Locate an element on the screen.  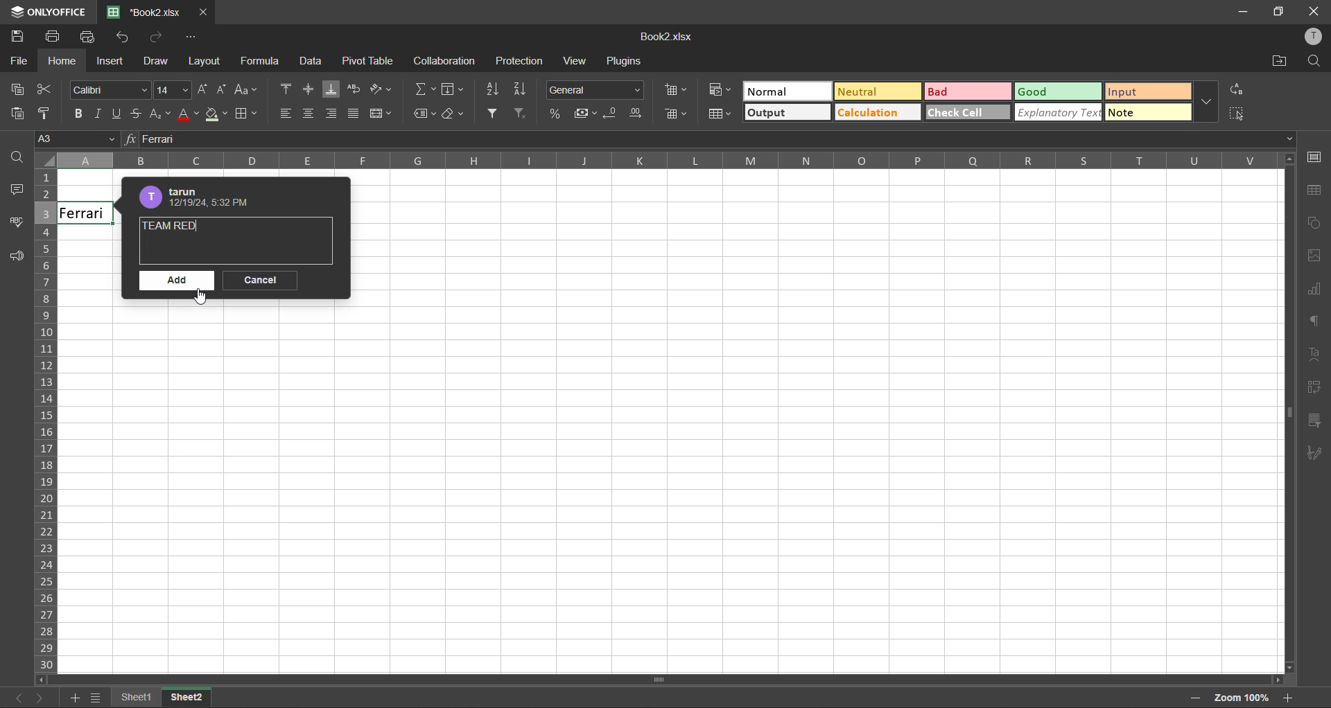
add is located at coordinates (178, 282).